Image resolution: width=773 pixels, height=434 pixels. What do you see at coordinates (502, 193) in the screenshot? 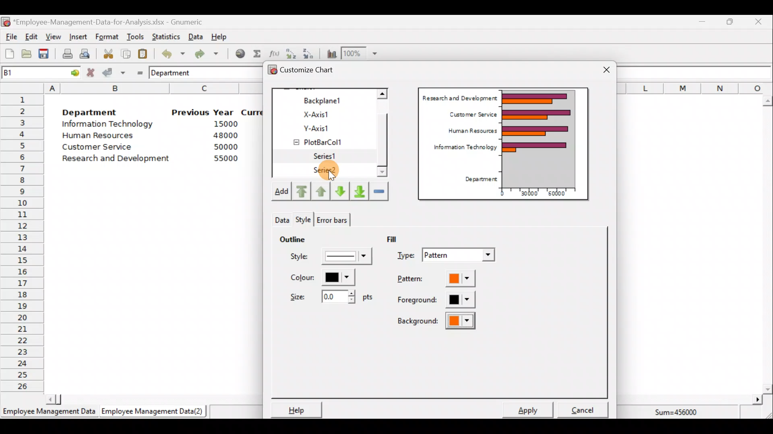
I see `0` at bounding box center [502, 193].